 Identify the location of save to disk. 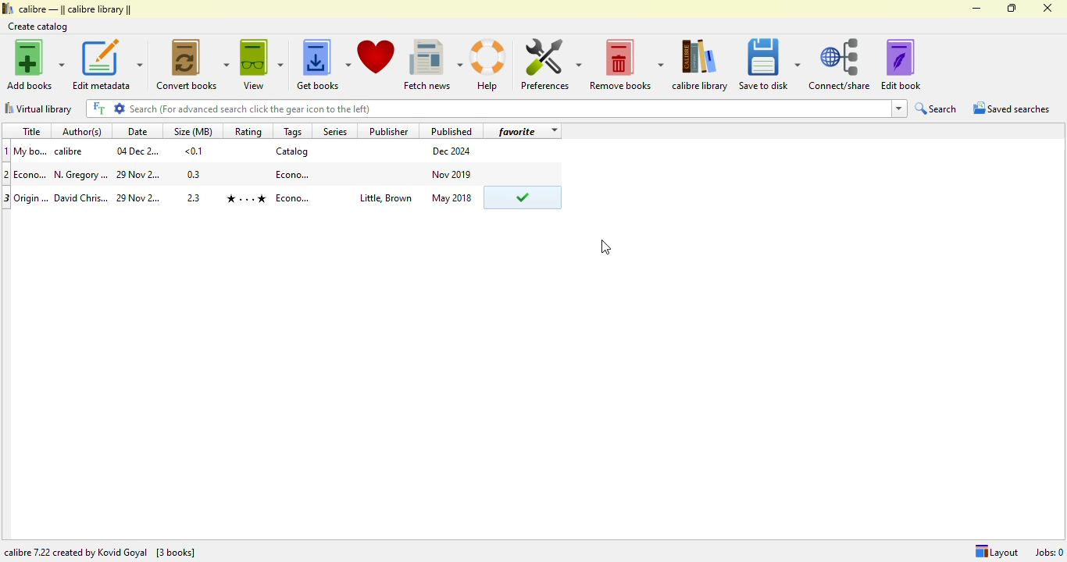
(769, 65).